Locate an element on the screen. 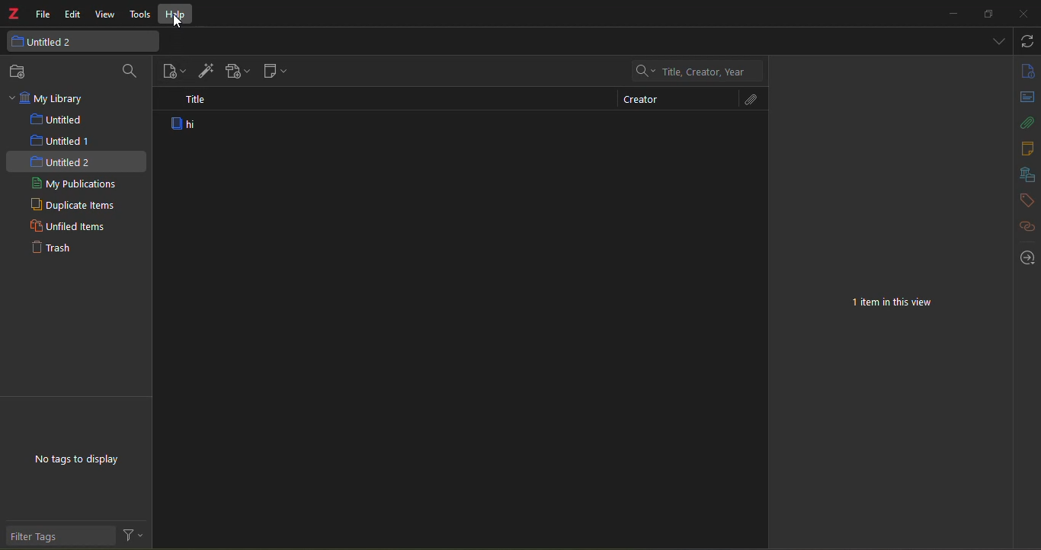 The height and width of the screenshot is (550, 1041). unfiled items is located at coordinates (68, 226).